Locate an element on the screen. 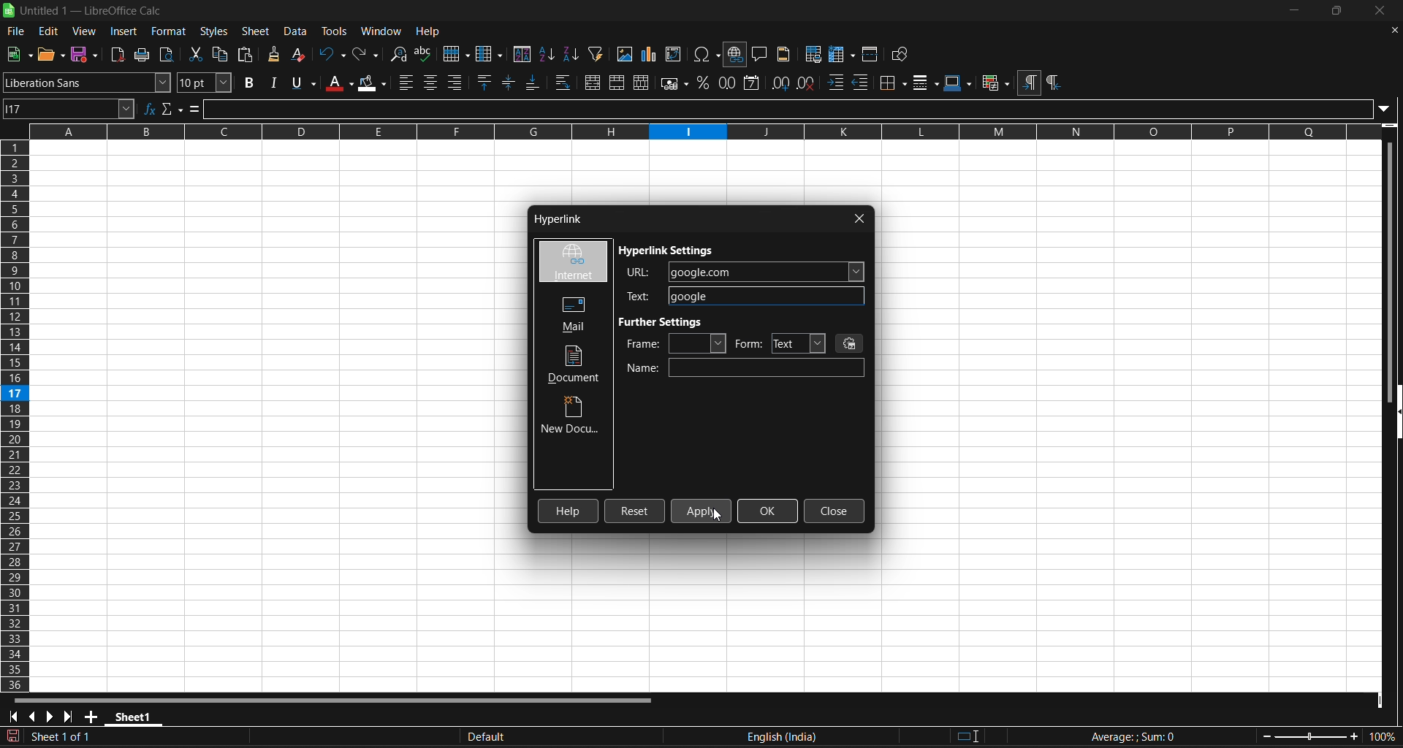  border styles is located at coordinates (926, 83).